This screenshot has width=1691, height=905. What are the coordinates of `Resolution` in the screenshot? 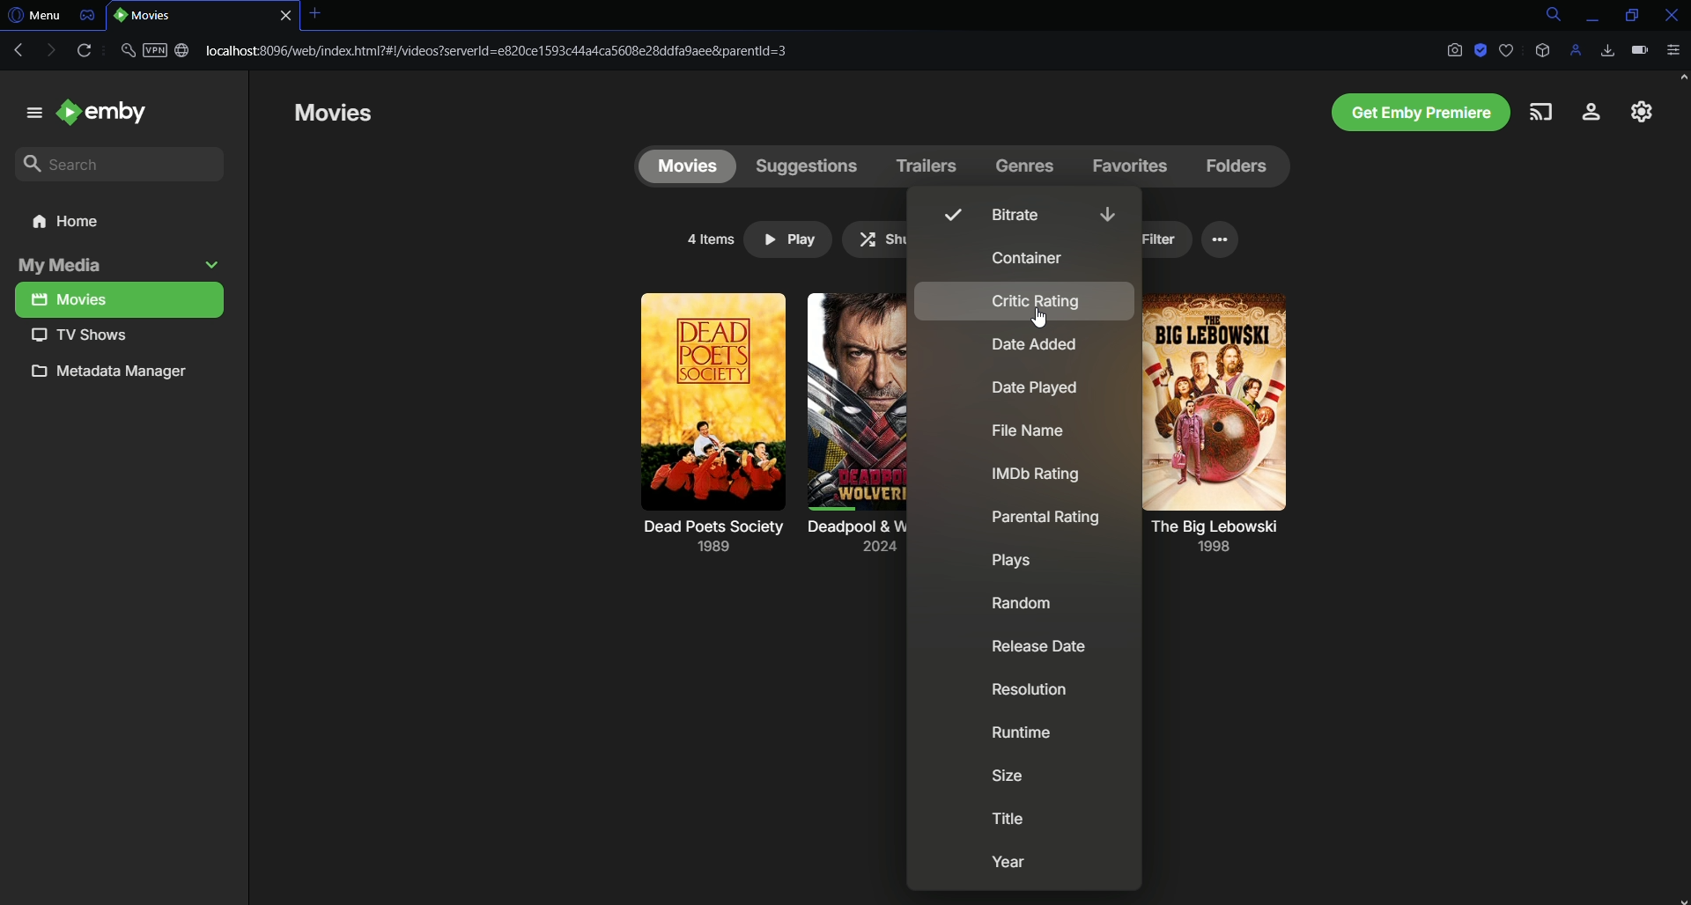 It's located at (1027, 693).